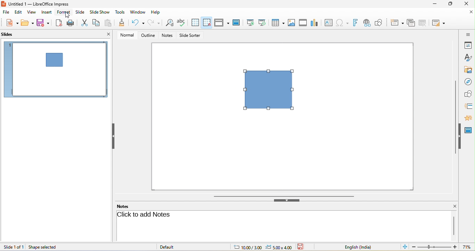  I want to click on open, so click(27, 23).